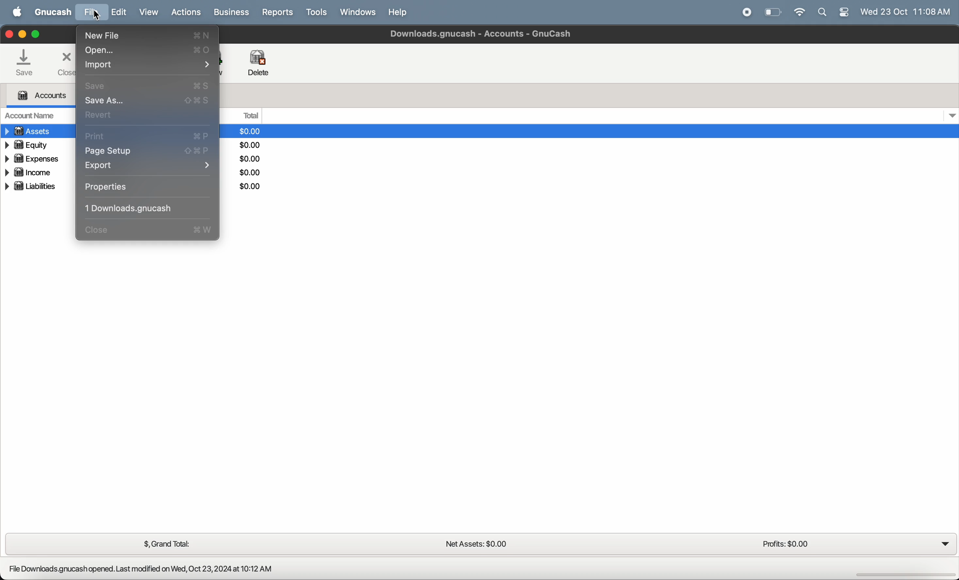 The width and height of the screenshot is (959, 580). What do you see at coordinates (400, 13) in the screenshot?
I see `help` at bounding box center [400, 13].